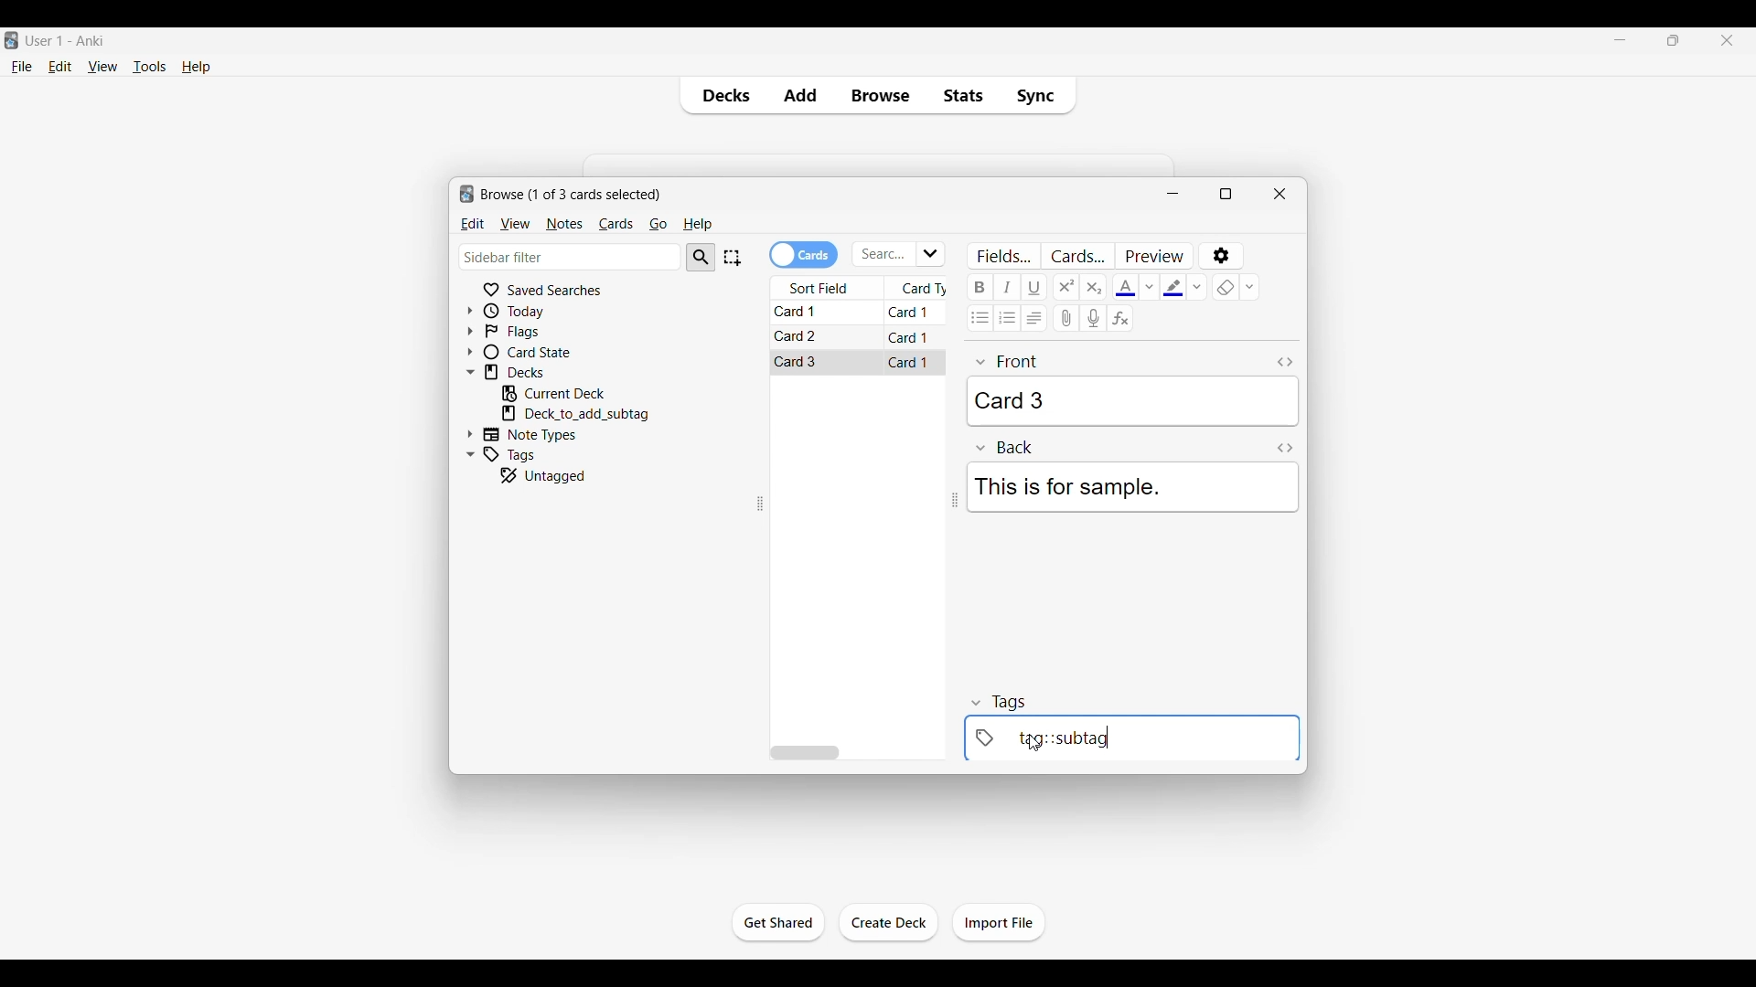 The image size is (1756, 987). What do you see at coordinates (1120, 317) in the screenshot?
I see `Equations` at bounding box center [1120, 317].